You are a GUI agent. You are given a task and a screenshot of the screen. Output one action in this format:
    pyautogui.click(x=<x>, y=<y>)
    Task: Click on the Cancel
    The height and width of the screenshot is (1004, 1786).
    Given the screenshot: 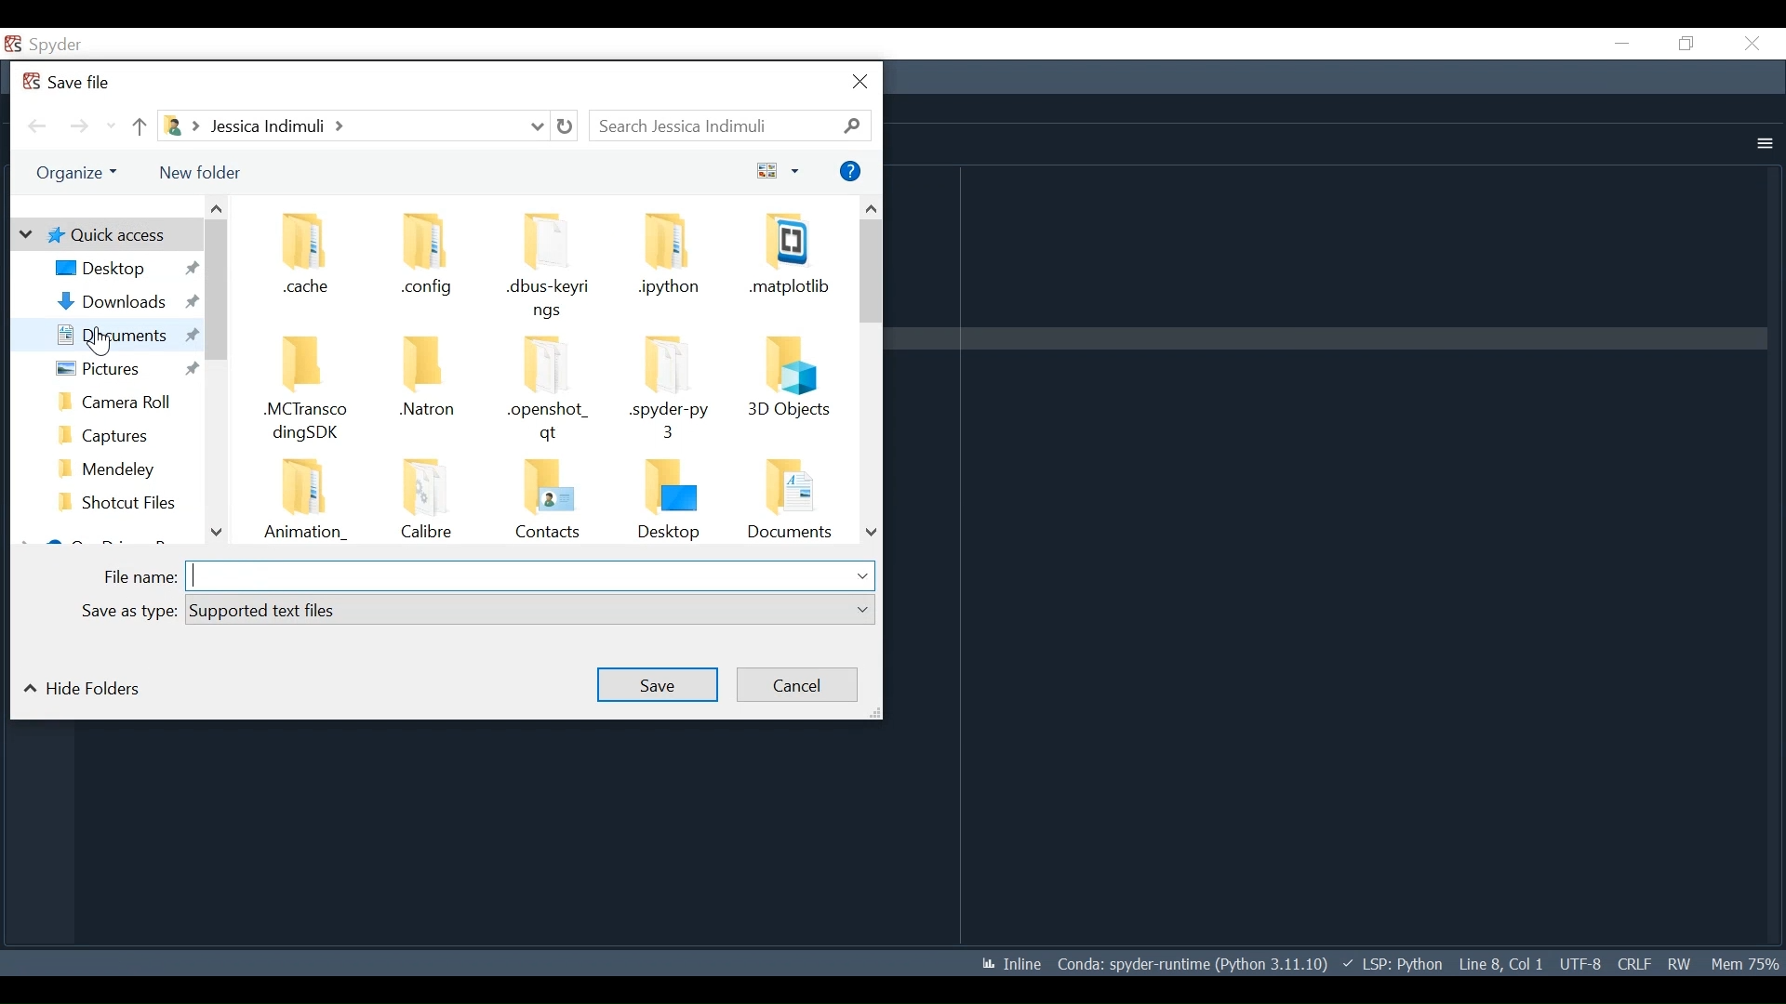 What is the action you would take?
    pyautogui.click(x=797, y=685)
    